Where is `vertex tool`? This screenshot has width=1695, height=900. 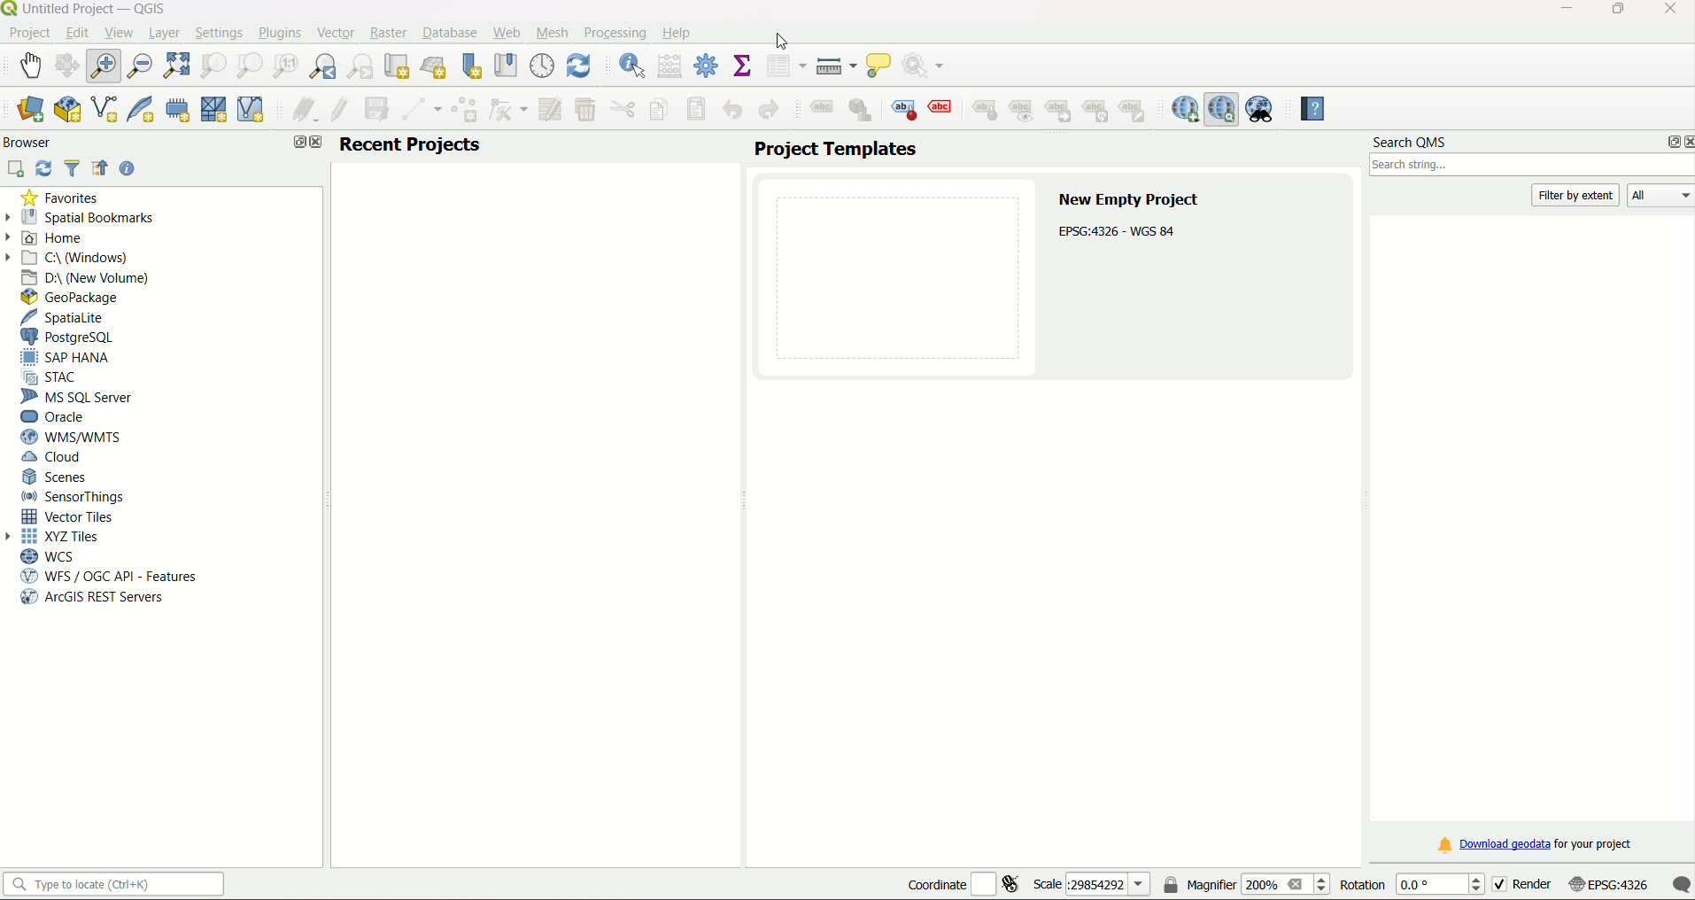 vertex tool is located at coordinates (508, 109).